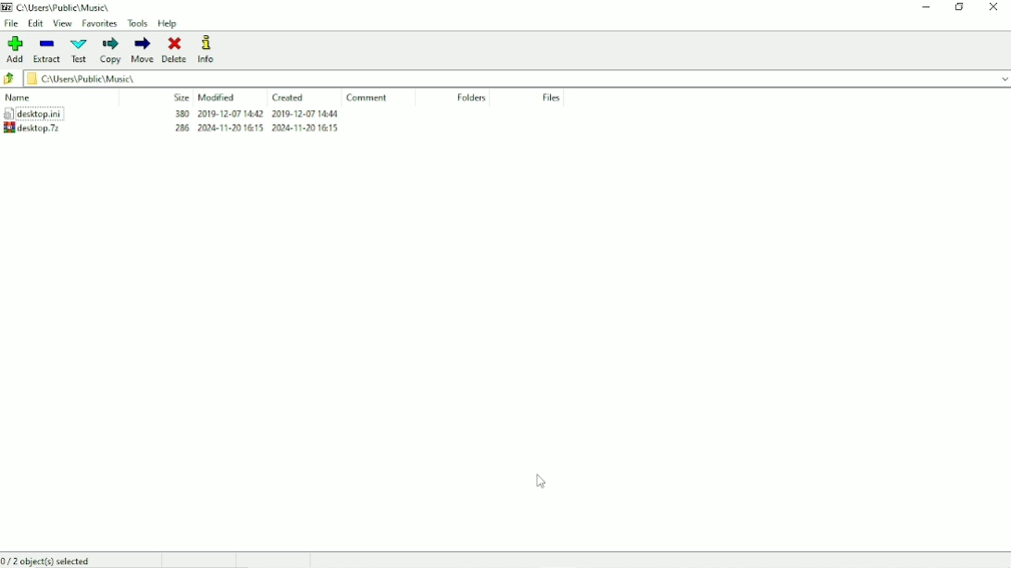 The width and height of the screenshot is (1011, 568). What do you see at coordinates (138, 24) in the screenshot?
I see `Tools` at bounding box center [138, 24].